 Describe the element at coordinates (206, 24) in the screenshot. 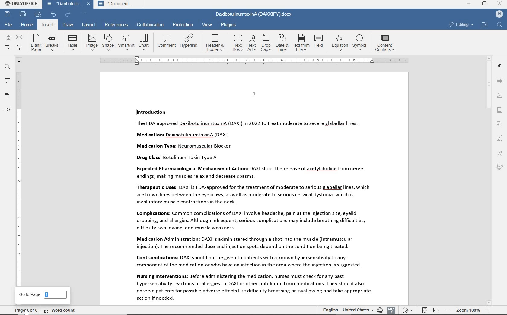

I see `view` at that location.